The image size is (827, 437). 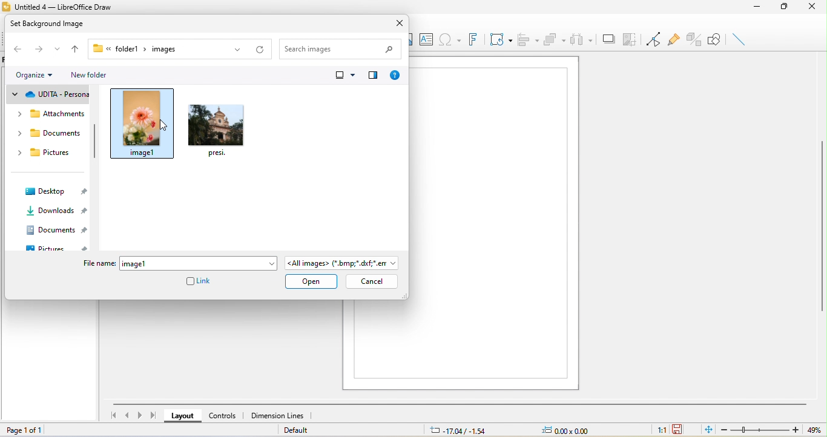 I want to click on previous page, so click(x=125, y=415).